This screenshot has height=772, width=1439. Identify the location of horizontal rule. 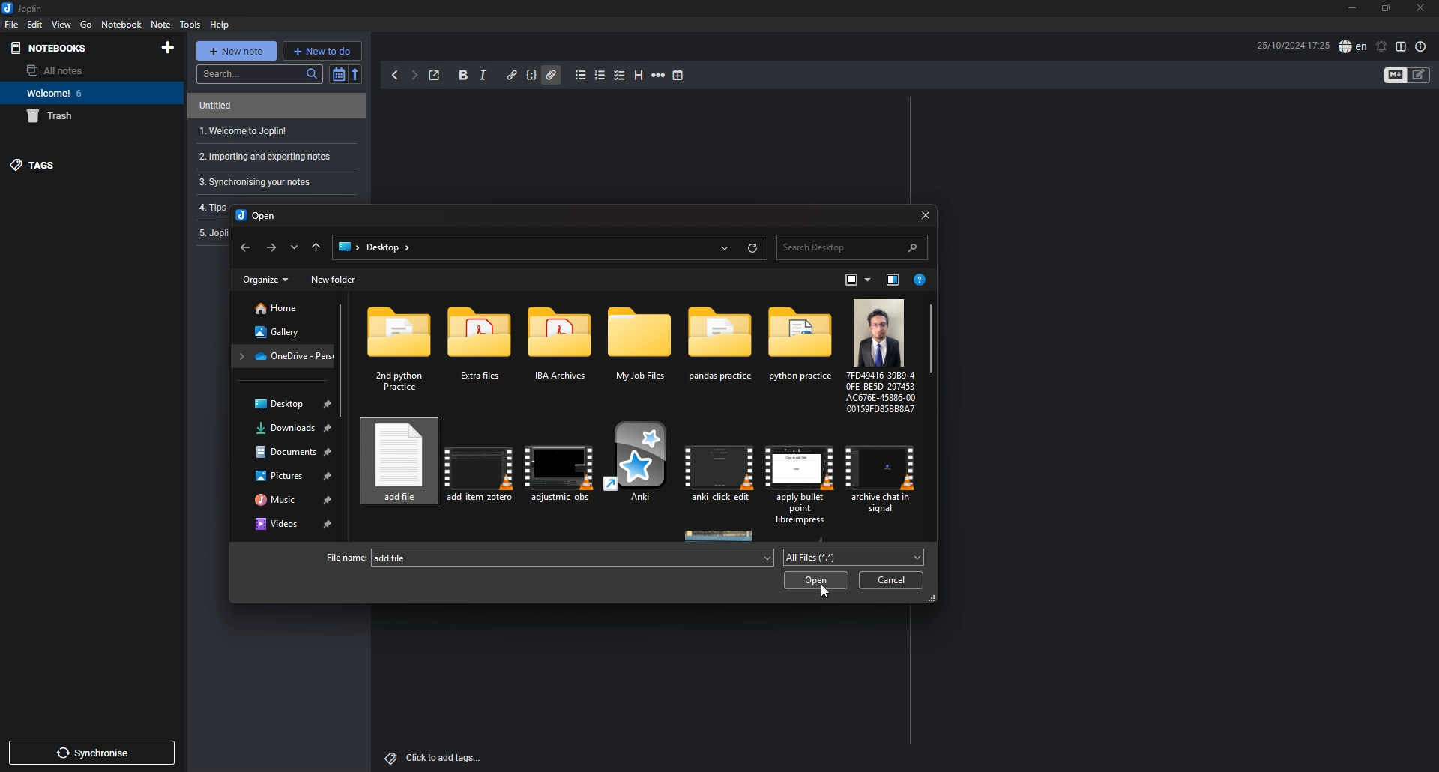
(659, 76).